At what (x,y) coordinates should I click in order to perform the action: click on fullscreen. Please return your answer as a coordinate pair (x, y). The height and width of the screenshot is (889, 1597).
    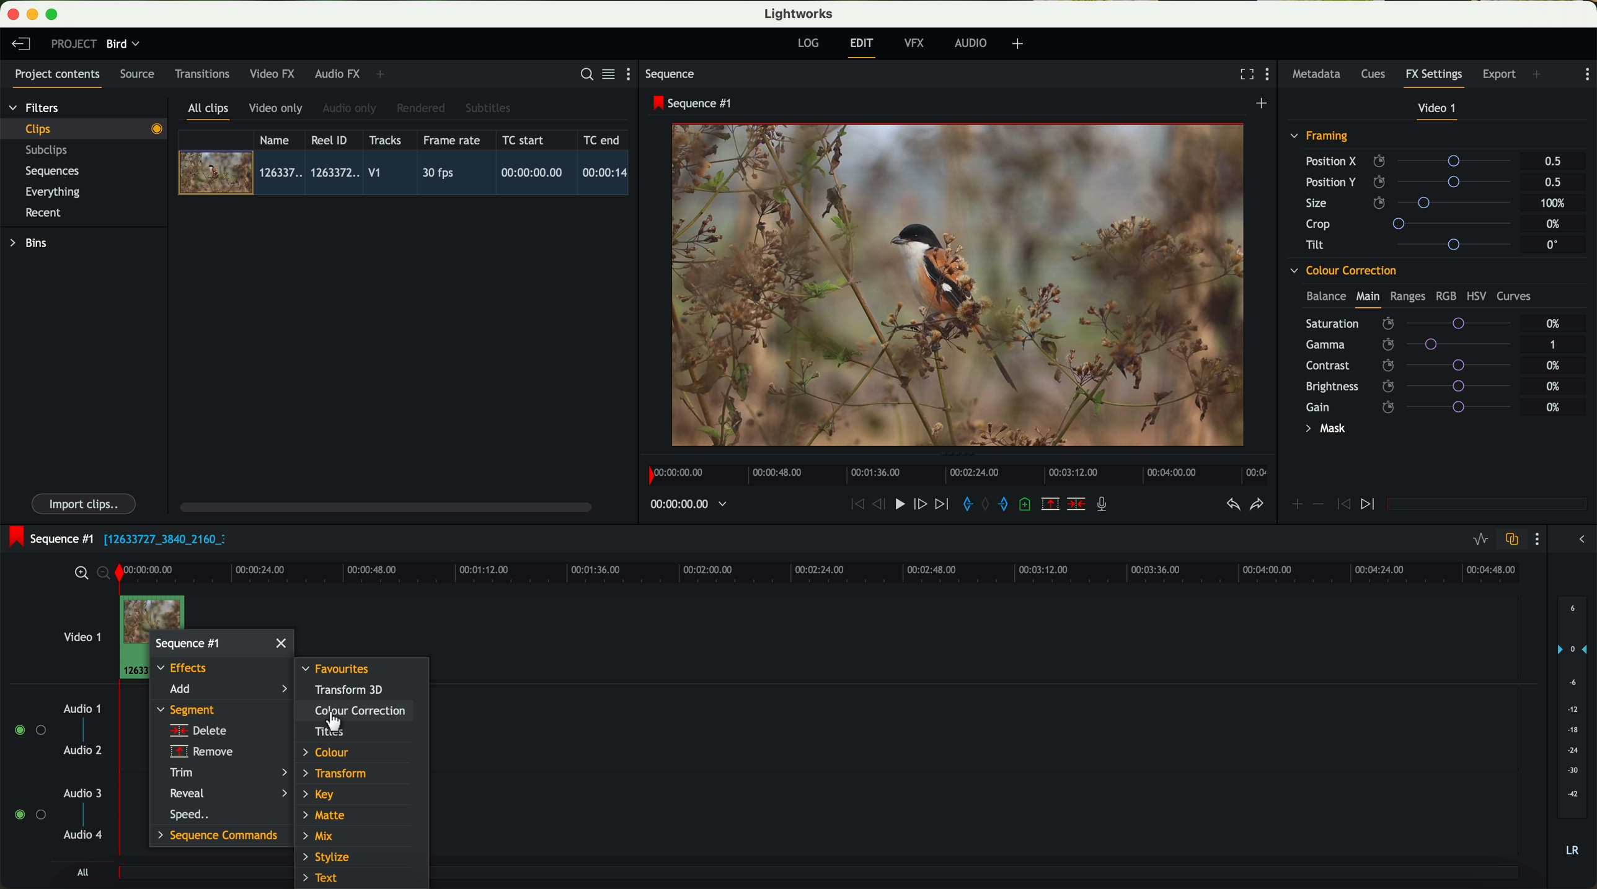
    Looking at the image, I should click on (1244, 74).